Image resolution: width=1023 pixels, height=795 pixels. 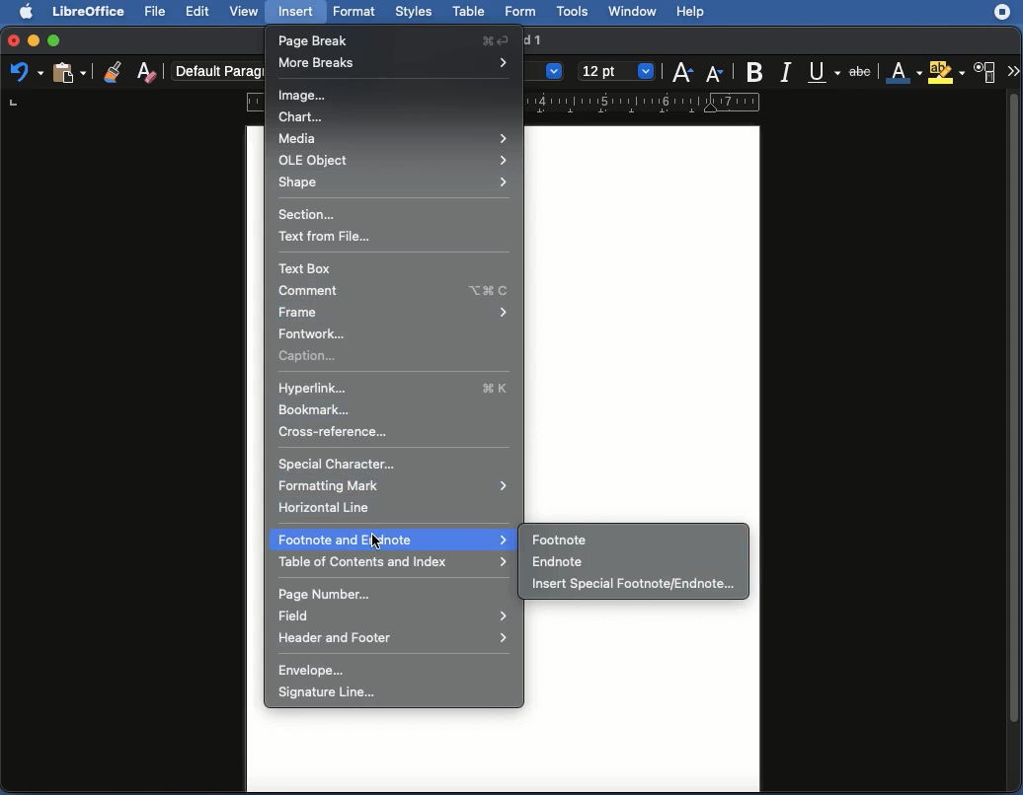 What do you see at coordinates (398, 181) in the screenshot?
I see `Shape` at bounding box center [398, 181].